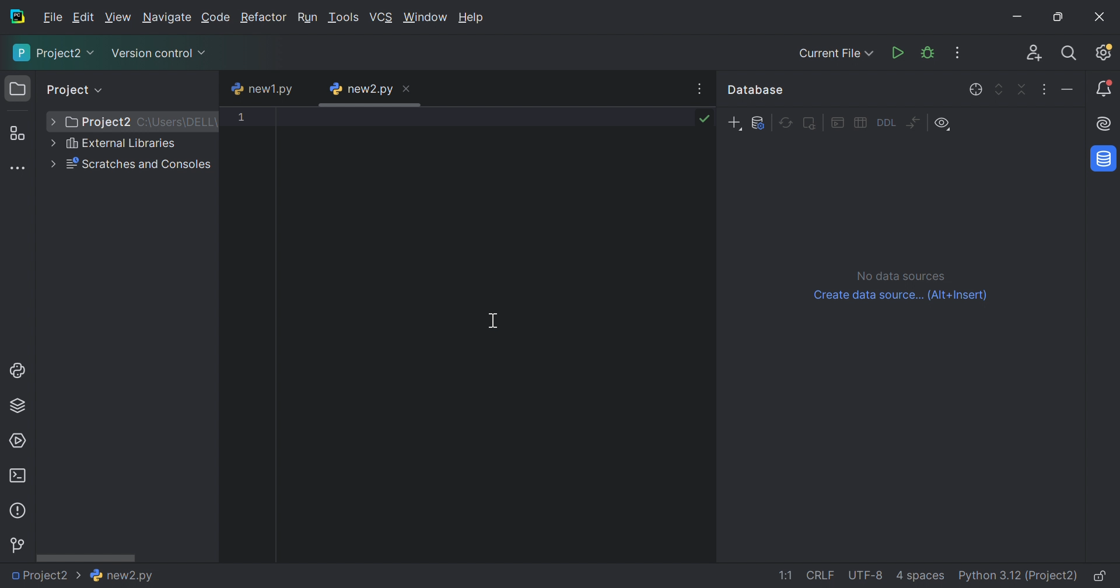  Describe the element at coordinates (1060, 17) in the screenshot. I see `Restore down` at that location.